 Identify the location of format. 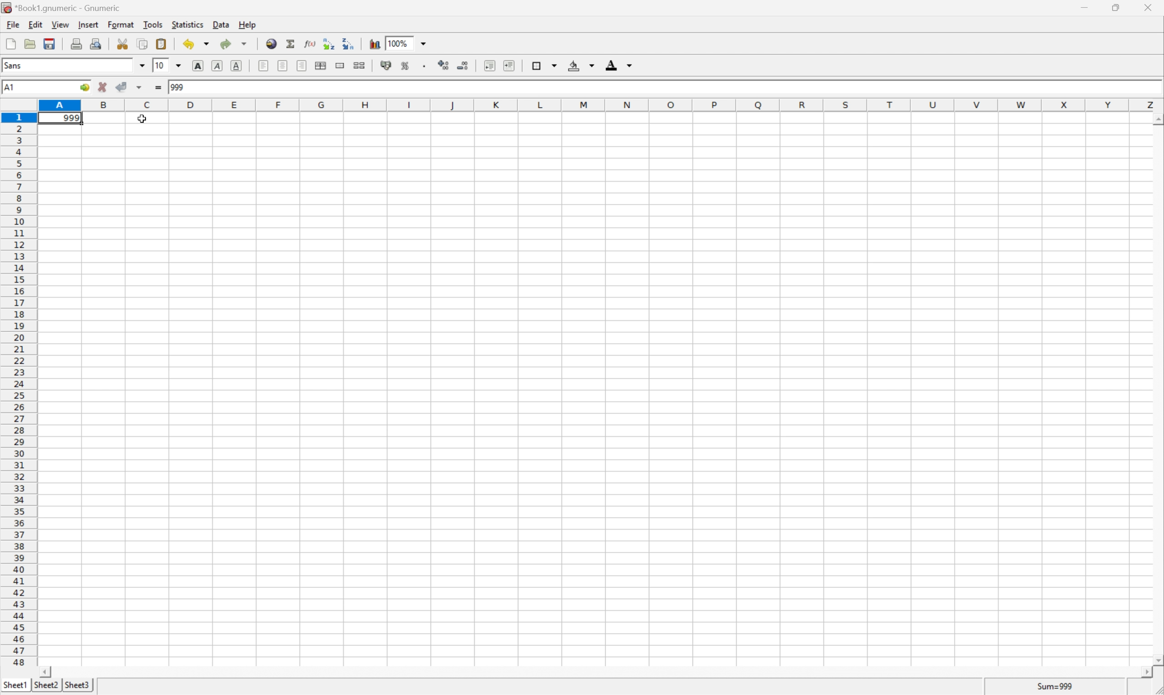
(122, 24).